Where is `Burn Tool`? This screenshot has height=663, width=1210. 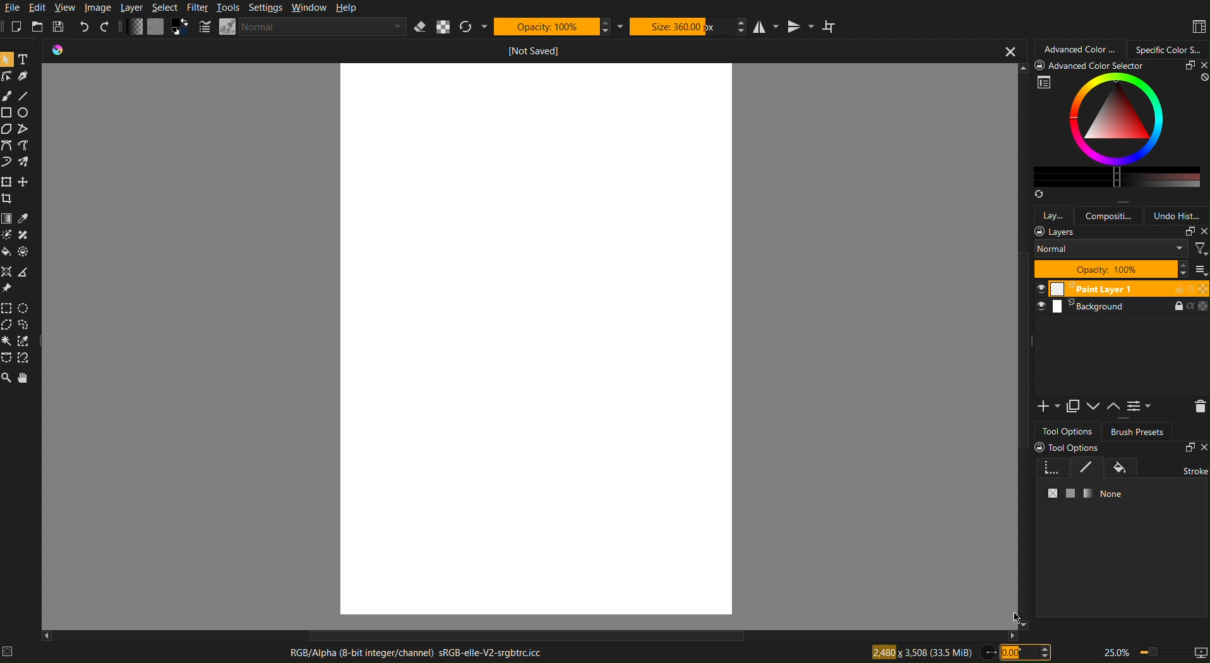 Burn Tool is located at coordinates (23, 235).